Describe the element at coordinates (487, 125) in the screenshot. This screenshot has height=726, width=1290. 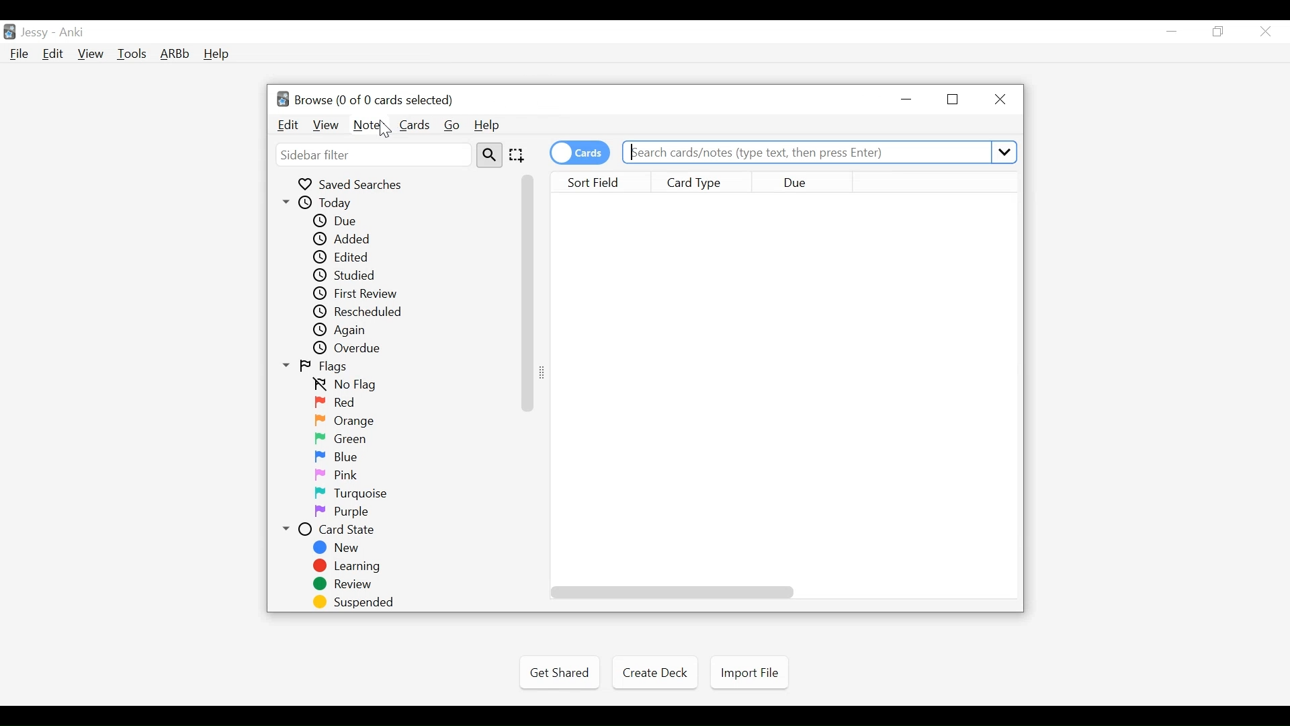
I see `Help` at that location.